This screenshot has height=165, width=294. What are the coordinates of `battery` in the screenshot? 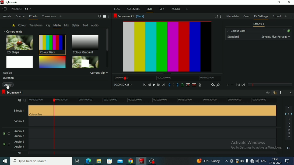 It's located at (242, 161).